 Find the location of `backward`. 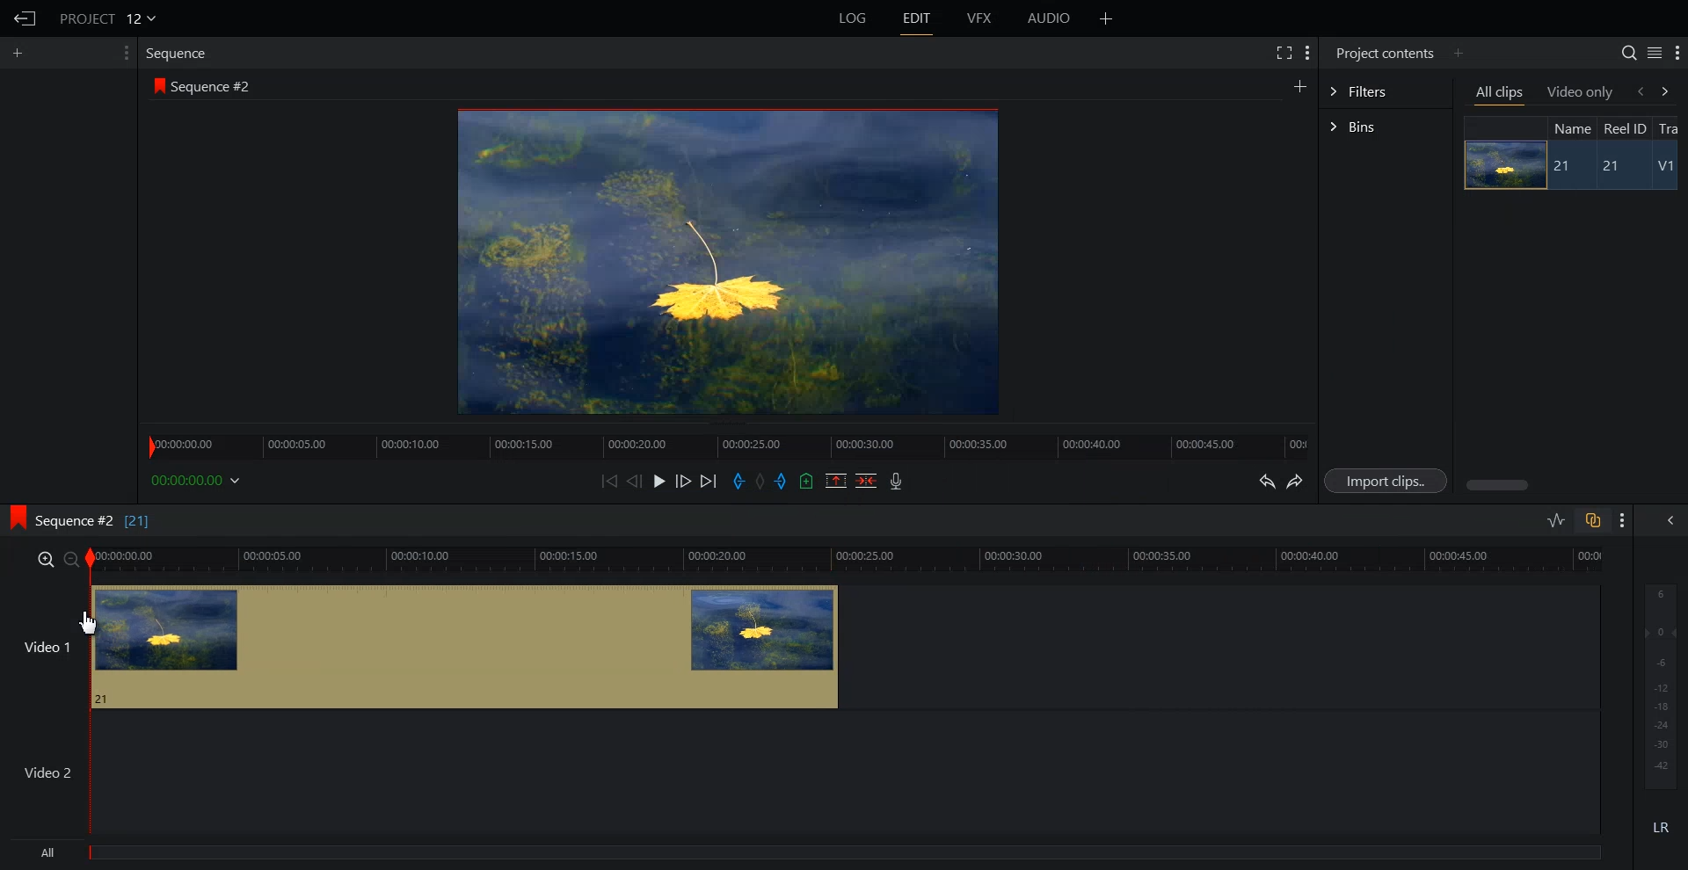

backward is located at coordinates (1639, 91).